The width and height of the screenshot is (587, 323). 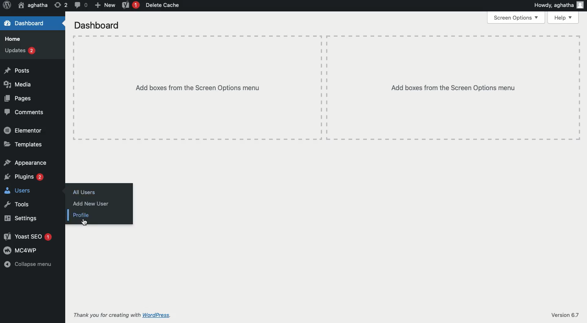 What do you see at coordinates (564, 315) in the screenshot?
I see `Version 6.7` at bounding box center [564, 315].